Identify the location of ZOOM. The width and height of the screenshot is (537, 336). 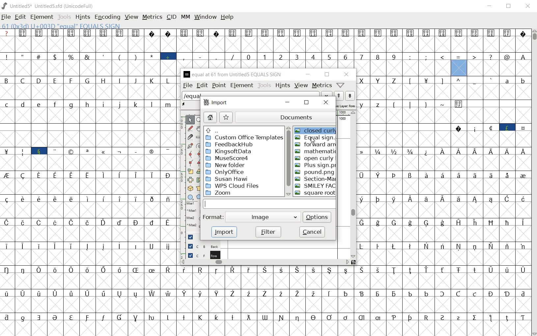
(243, 193).